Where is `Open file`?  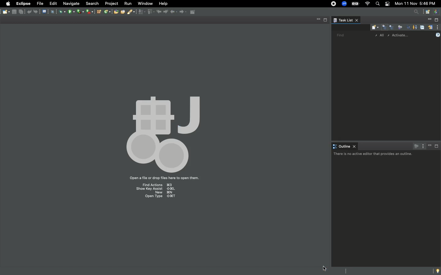 Open file is located at coordinates (123, 12).